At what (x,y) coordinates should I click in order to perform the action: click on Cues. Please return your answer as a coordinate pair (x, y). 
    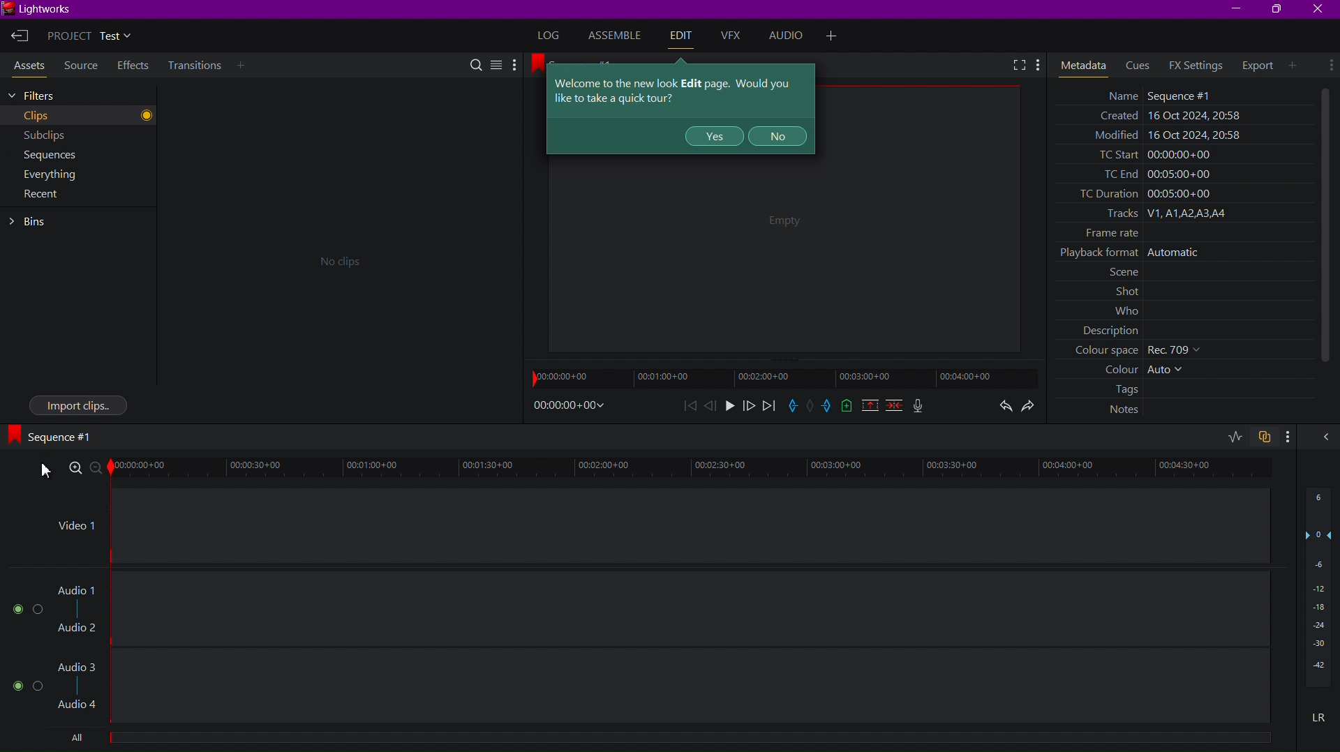
    Looking at the image, I should click on (1140, 65).